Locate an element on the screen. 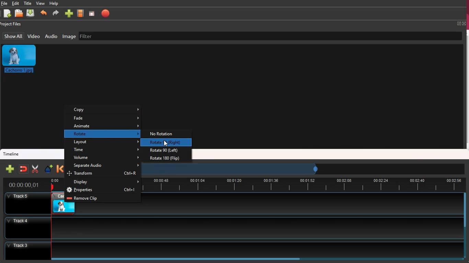  display is located at coordinates (103, 182).